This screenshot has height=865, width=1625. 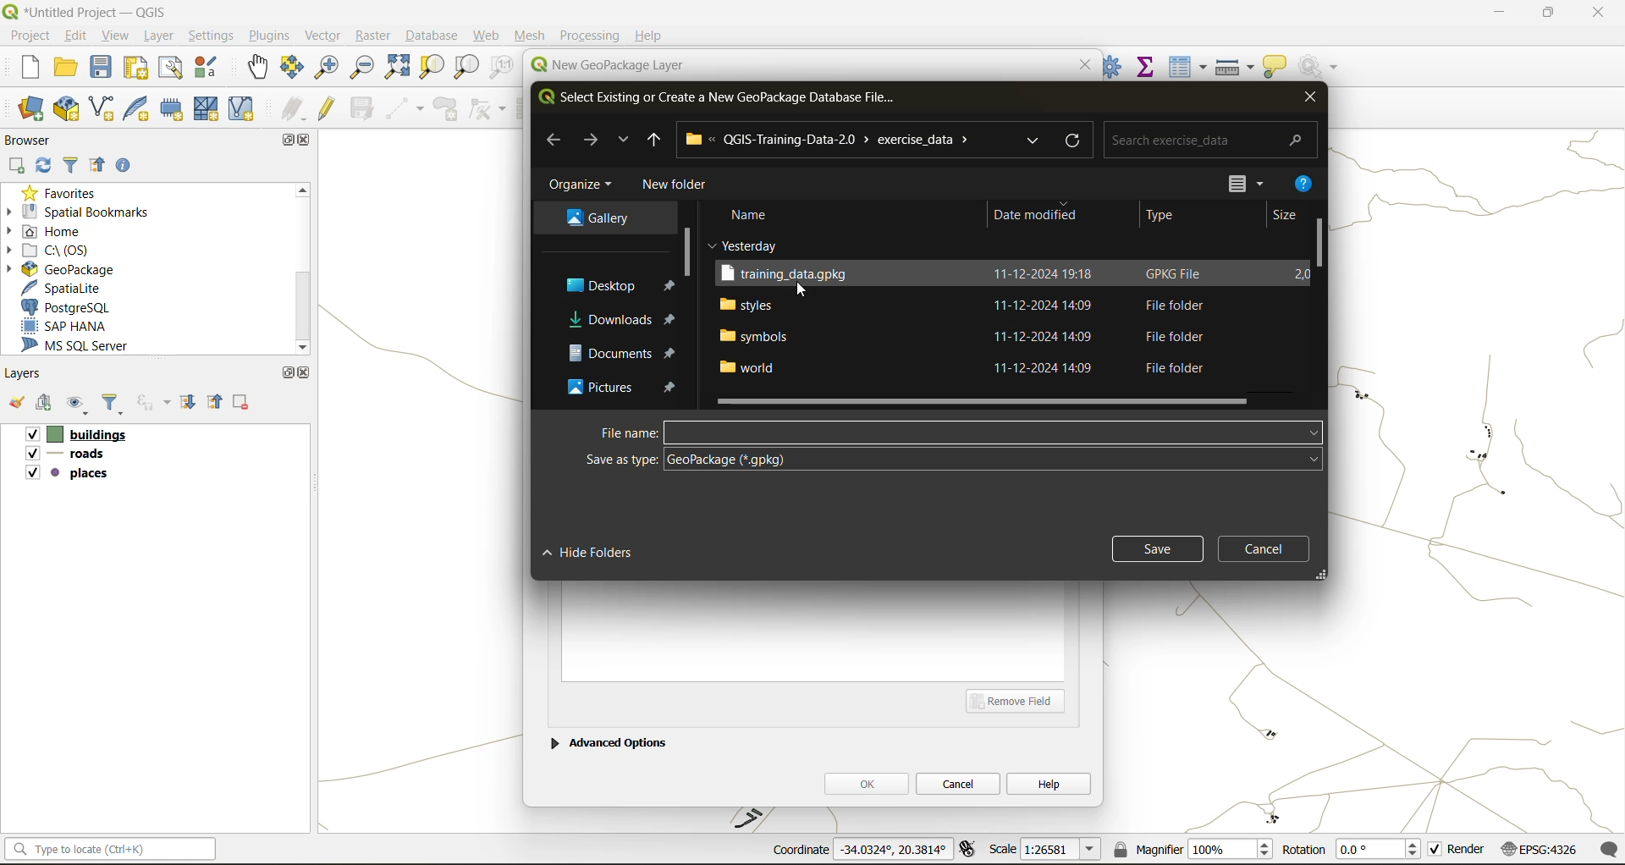 What do you see at coordinates (591, 36) in the screenshot?
I see `Processing` at bounding box center [591, 36].